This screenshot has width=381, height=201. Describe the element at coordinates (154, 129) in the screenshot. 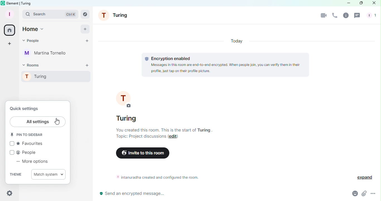

I see `you created this room. this is the start of` at that location.